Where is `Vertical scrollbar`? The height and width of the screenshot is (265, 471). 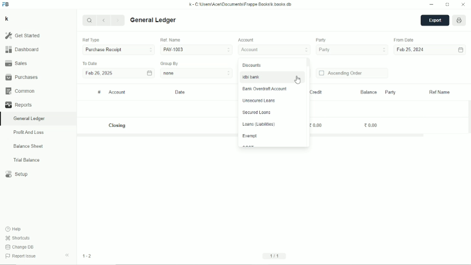
Vertical scrollbar is located at coordinates (308, 63).